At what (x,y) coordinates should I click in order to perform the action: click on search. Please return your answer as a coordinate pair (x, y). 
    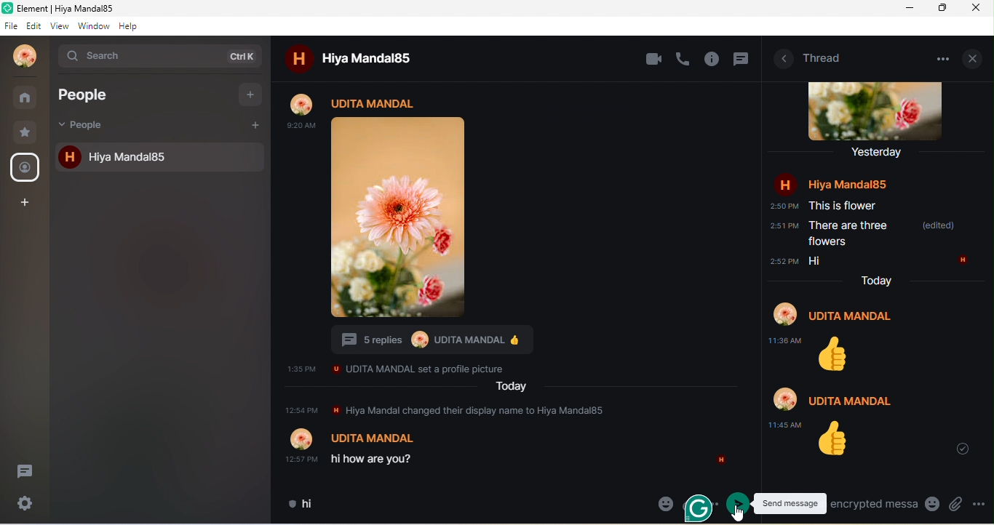
    Looking at the image, I should click on (157, 58).